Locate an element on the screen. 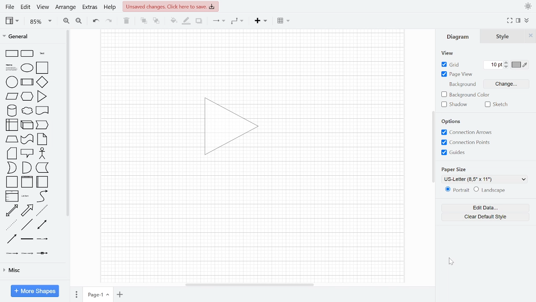  Undo is located at coordinates (95, 21).